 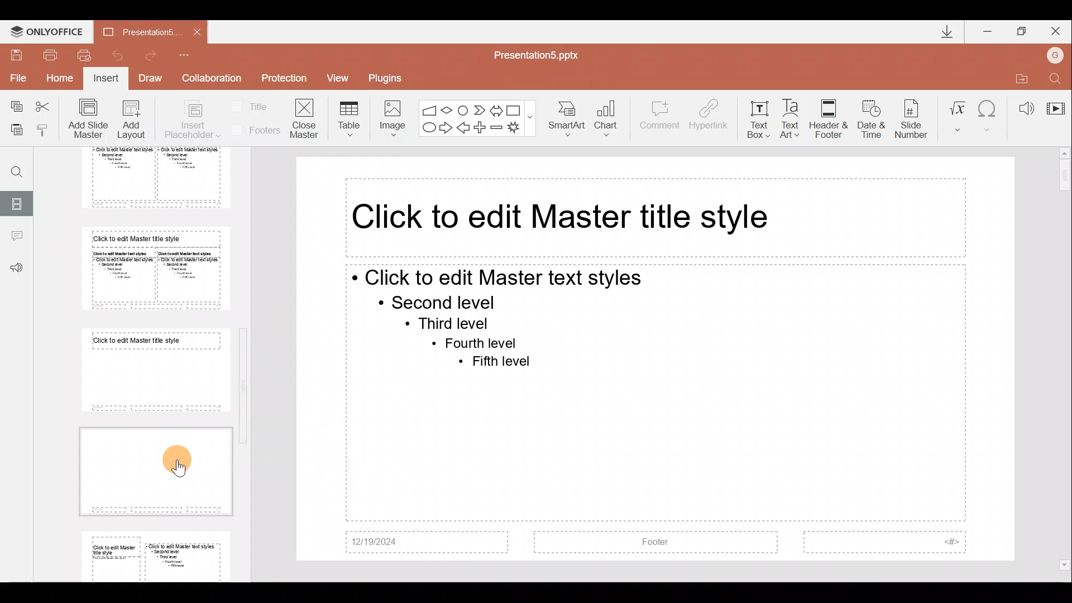 What do you see at coordinates (482, 126) in the screenshot?
I see `Plus` at bounding box center [482, 126].